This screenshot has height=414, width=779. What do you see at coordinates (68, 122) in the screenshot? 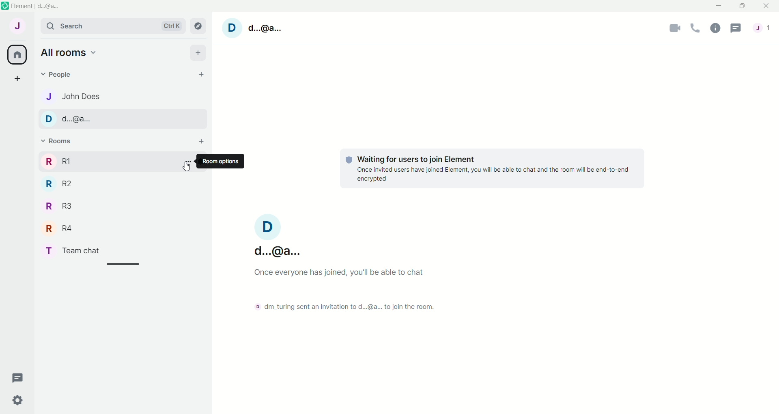
I see `D d.@a..` at bounding box center [68, 122].